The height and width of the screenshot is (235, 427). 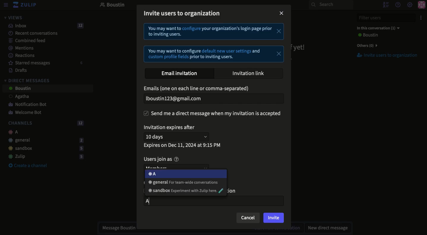 I want to click on Recent conversations, so click(x=29, y=33).